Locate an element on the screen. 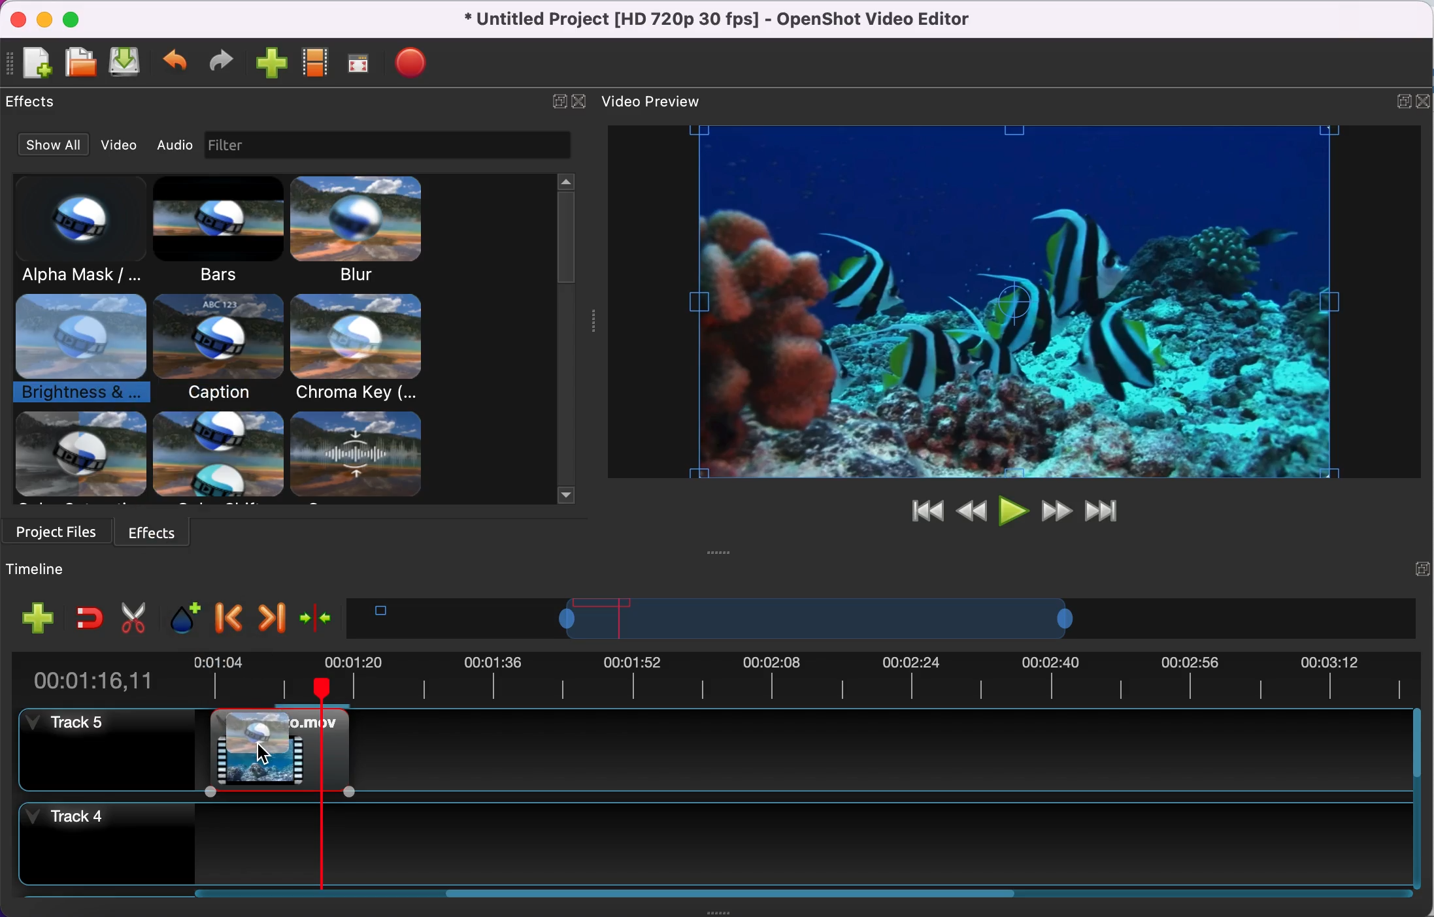 The height and width of the screenshot is (917, 1434). tracj 5 is located at coordinates (108, 750).